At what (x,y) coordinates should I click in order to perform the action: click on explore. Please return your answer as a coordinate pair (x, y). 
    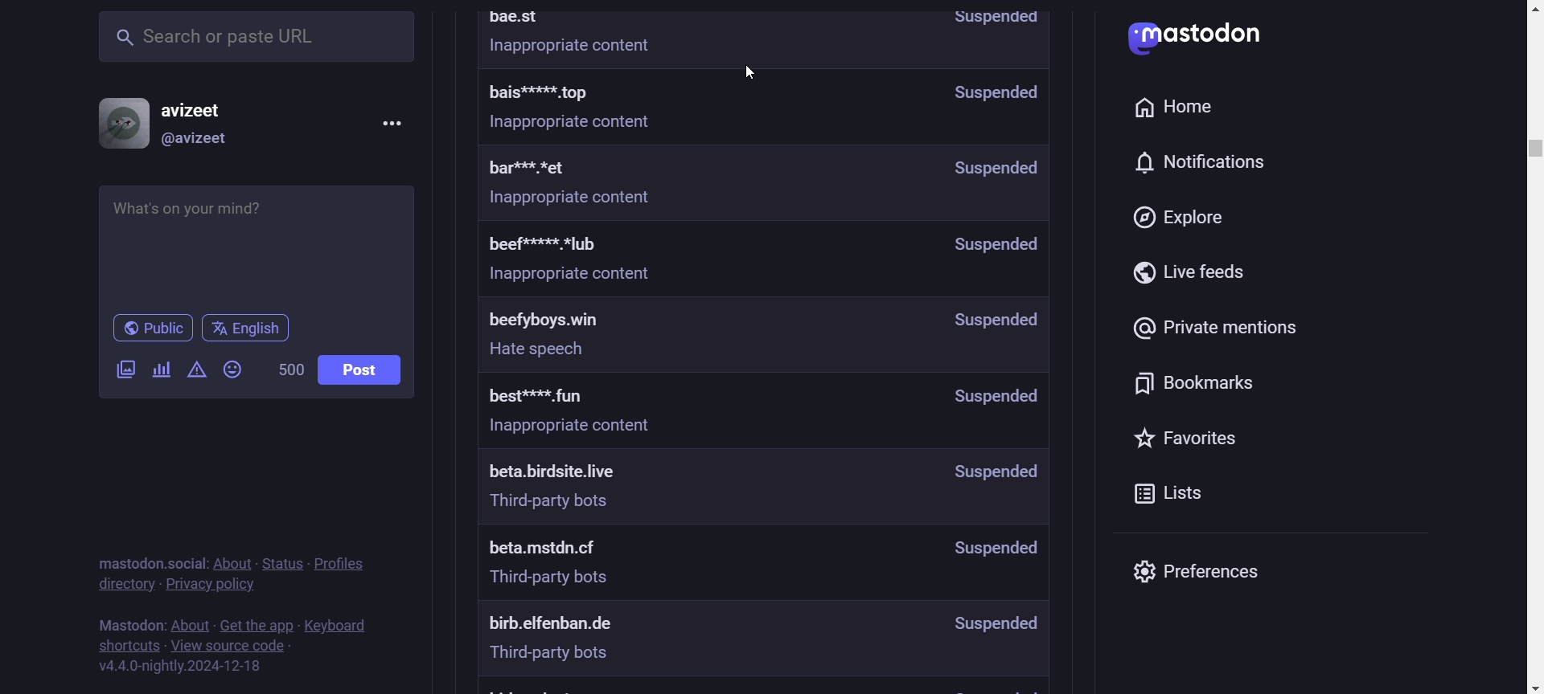
    Looking at the image, I should click on (1171, 219).